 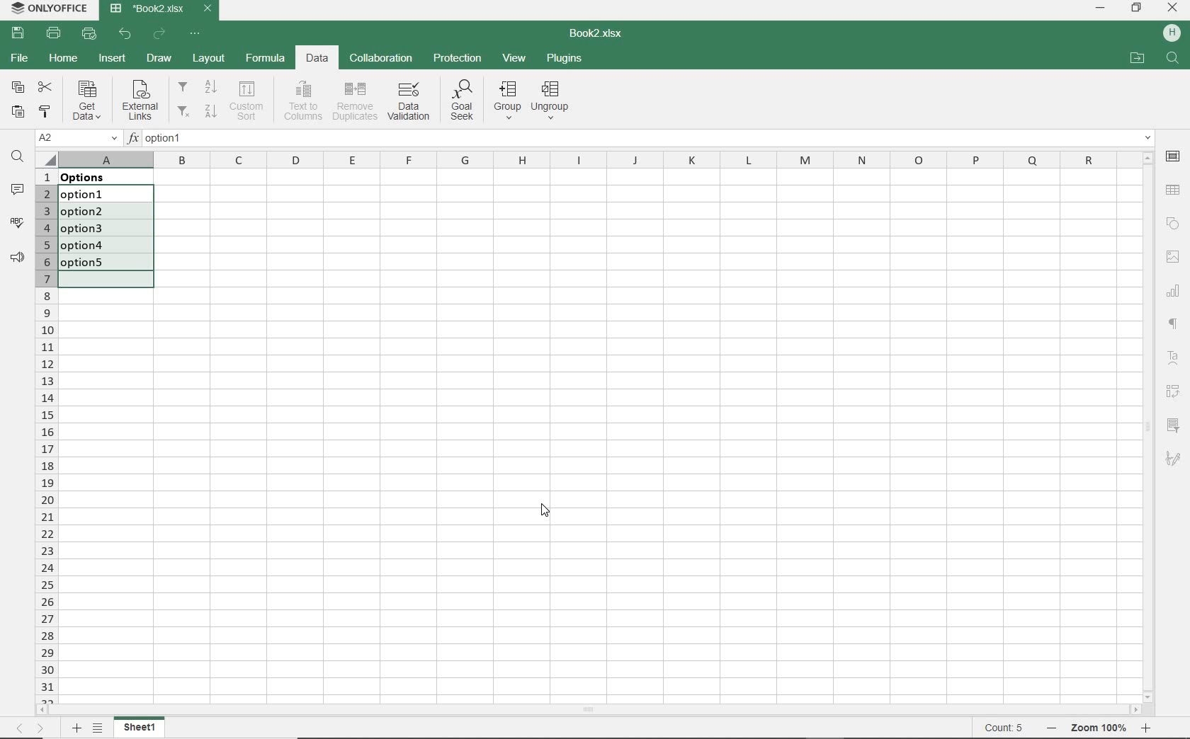 What do you see at coordinates (45, 435) in the screenshot?
I see `ROWS` at bounding box center [45, 435].